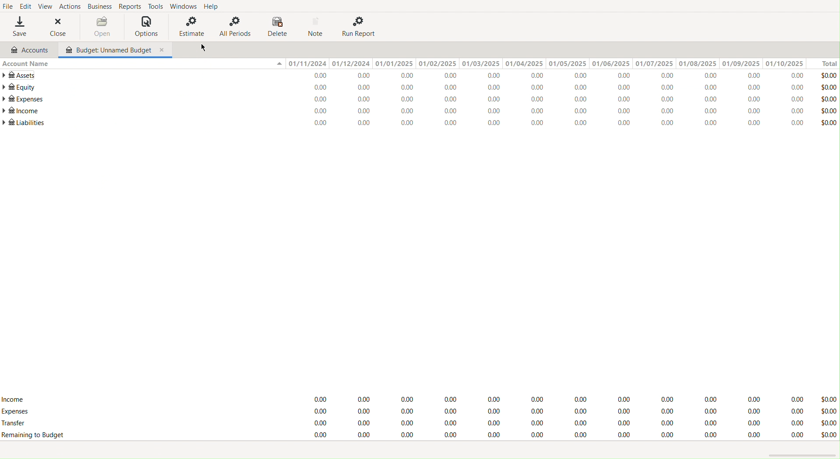 This screenshot has width=840, height=459. I want to click on Equity, so click(19, 87).